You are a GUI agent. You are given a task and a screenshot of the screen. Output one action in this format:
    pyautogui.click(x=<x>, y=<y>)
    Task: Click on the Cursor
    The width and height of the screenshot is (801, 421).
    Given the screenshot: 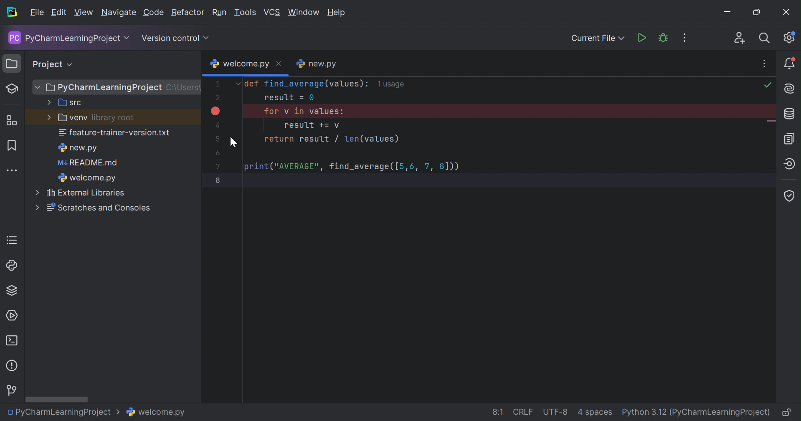 What is the action you would take?
    pyautogui.click(x=233, y=142)
    